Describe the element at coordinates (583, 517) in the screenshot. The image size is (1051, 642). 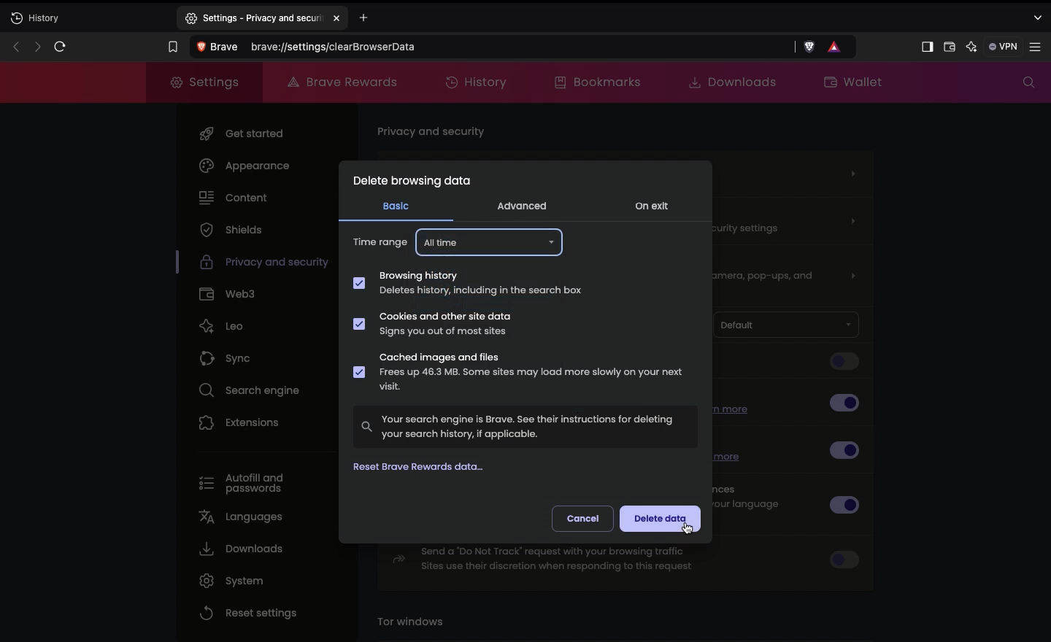
I see `Cancel` at that location.